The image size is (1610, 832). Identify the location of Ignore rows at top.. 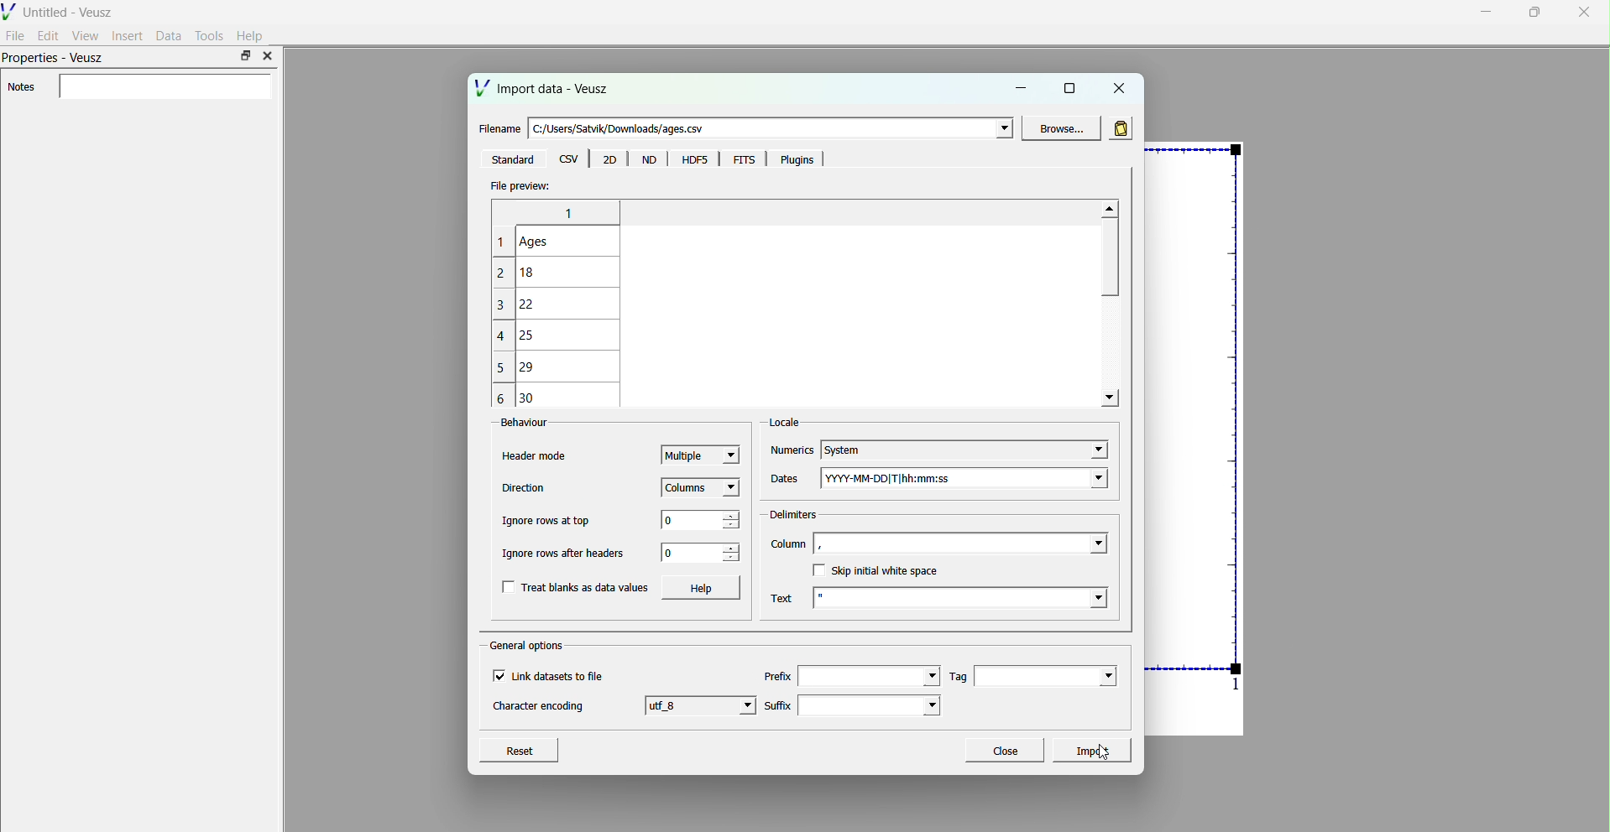
(549, 522).